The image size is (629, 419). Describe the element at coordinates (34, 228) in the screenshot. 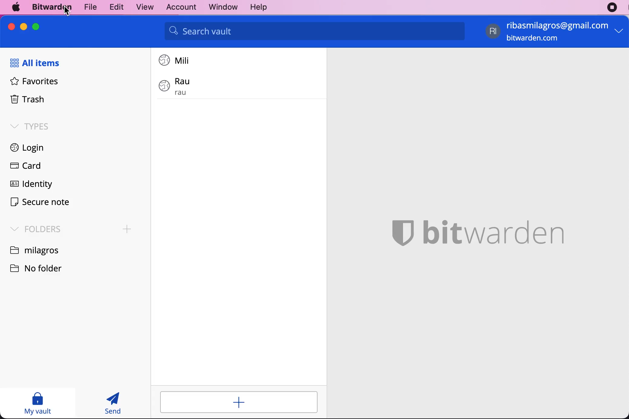

I see `folders` at that location.